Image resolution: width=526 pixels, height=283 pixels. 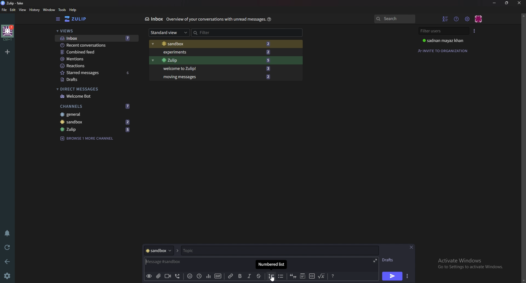 I want to click on History, so click(x=34, y=10).